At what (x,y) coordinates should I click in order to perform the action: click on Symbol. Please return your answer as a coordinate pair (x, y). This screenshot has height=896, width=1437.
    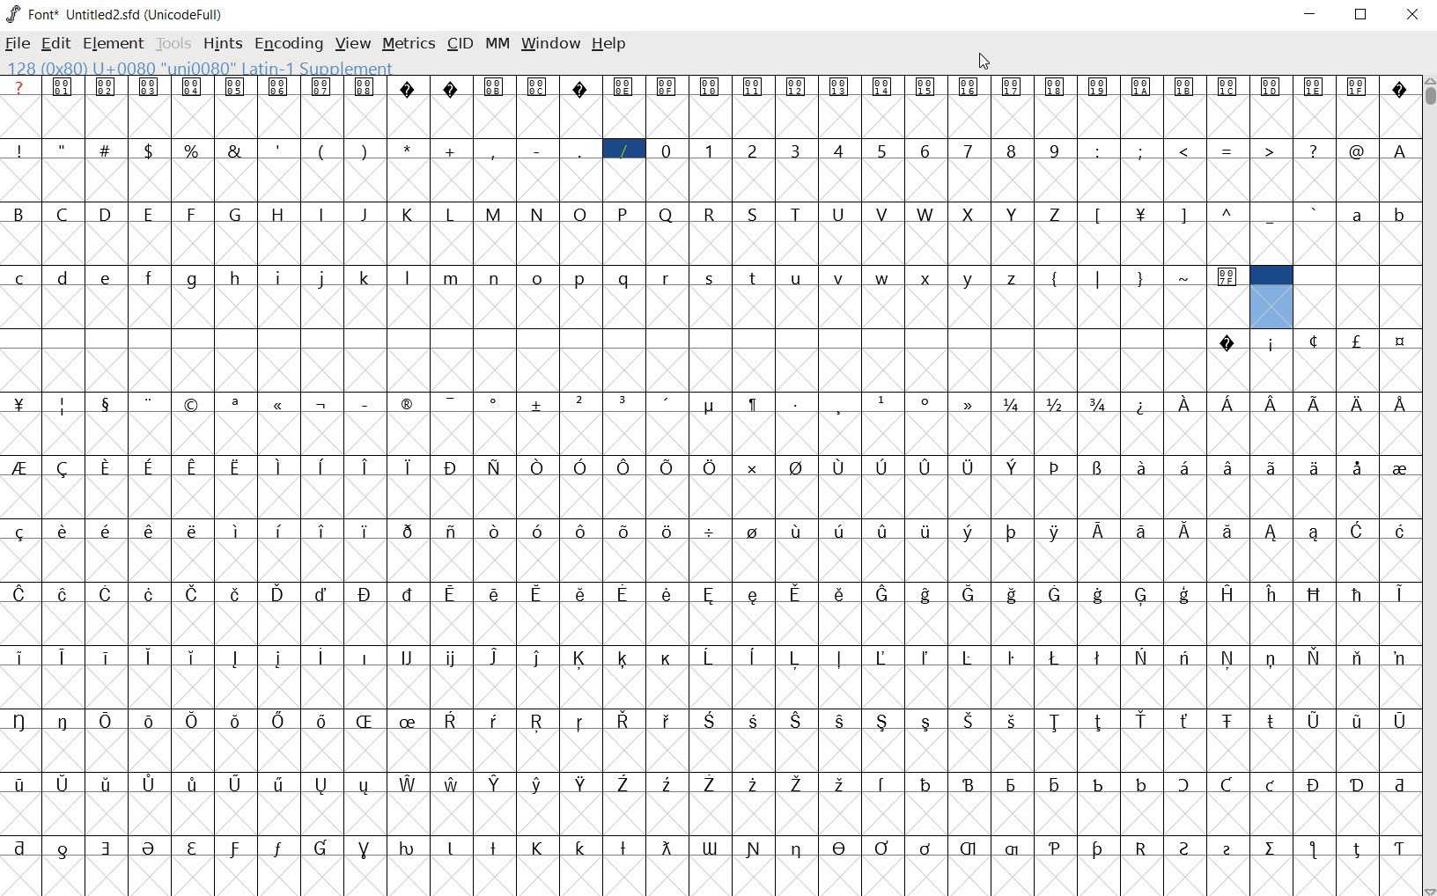
    Looking at the image, I should click on (363, 87).